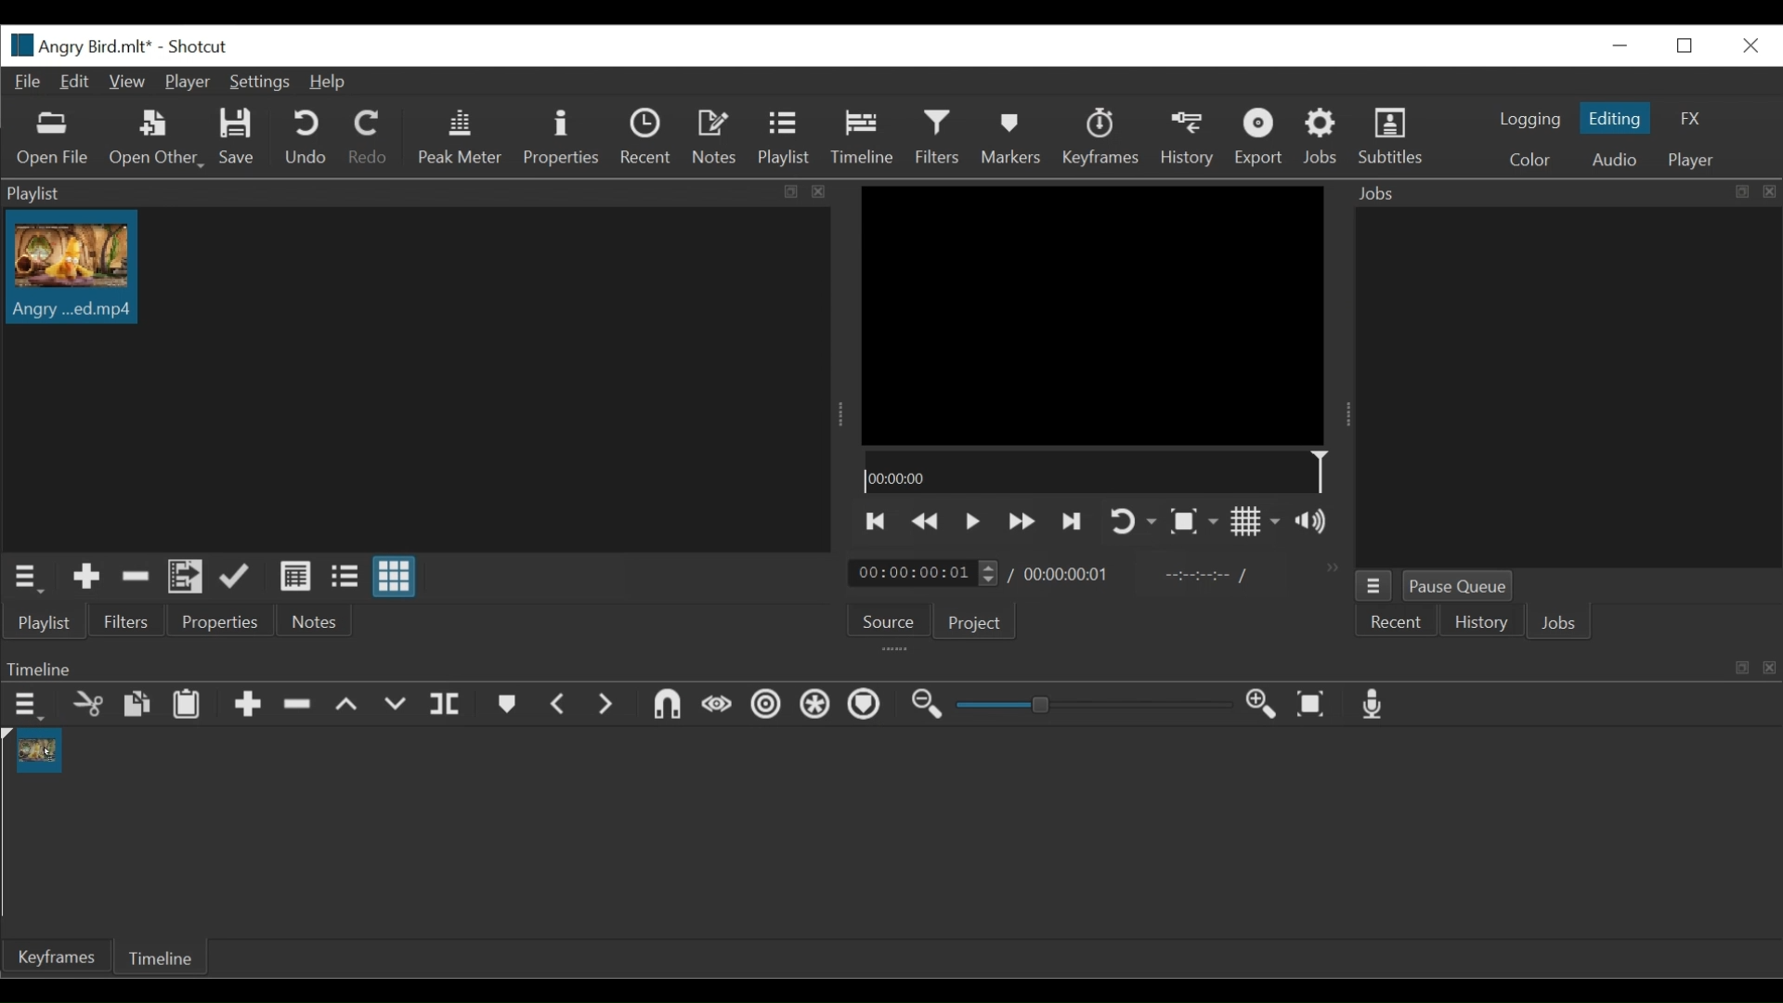 Image resolution: width=1783 pixels, height=1003 pixels. Describe the element at coordinates (1685, 46) in the screenshot. I see `Restore` at that location.